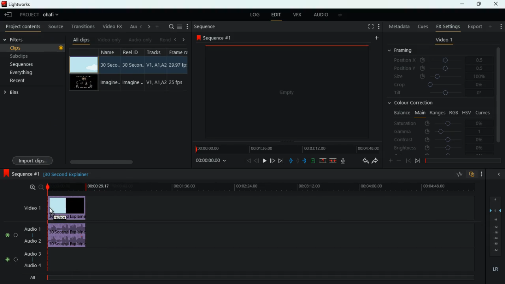 The height and width of the screenshot is (284, 505). I want to click on minus, so click(398, 161).